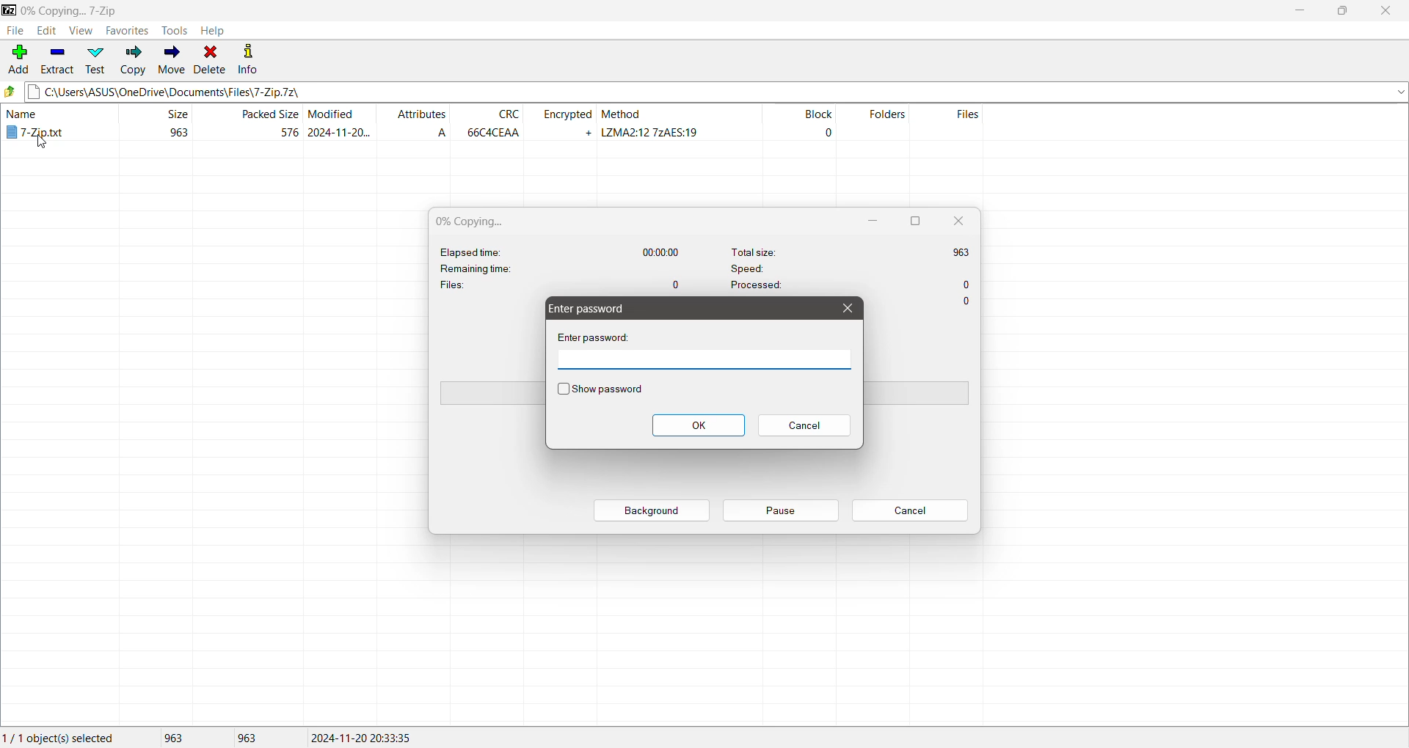 This screenshot has height=748, width=1409. I want to click on Elapsed Time, so click(562, 251).